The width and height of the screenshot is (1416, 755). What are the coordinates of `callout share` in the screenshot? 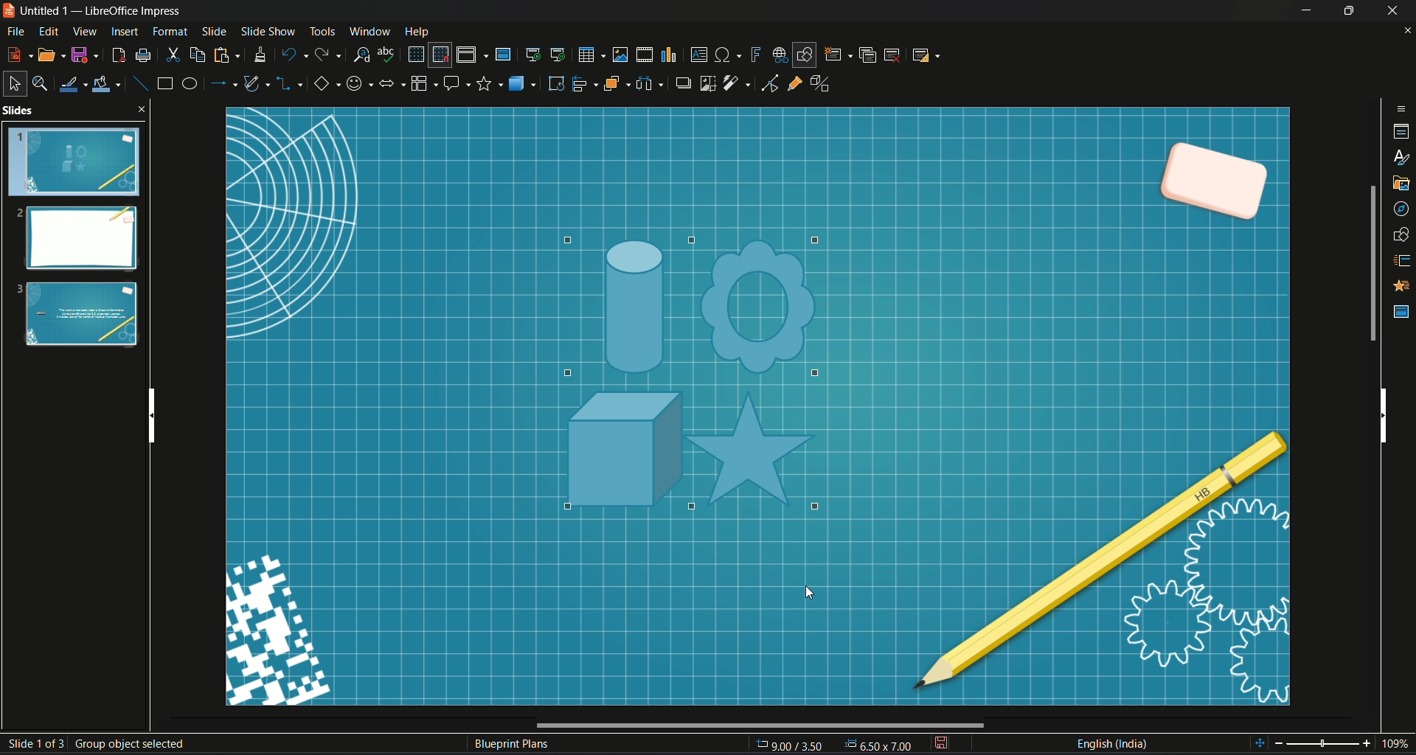 It's located at (457, 83).